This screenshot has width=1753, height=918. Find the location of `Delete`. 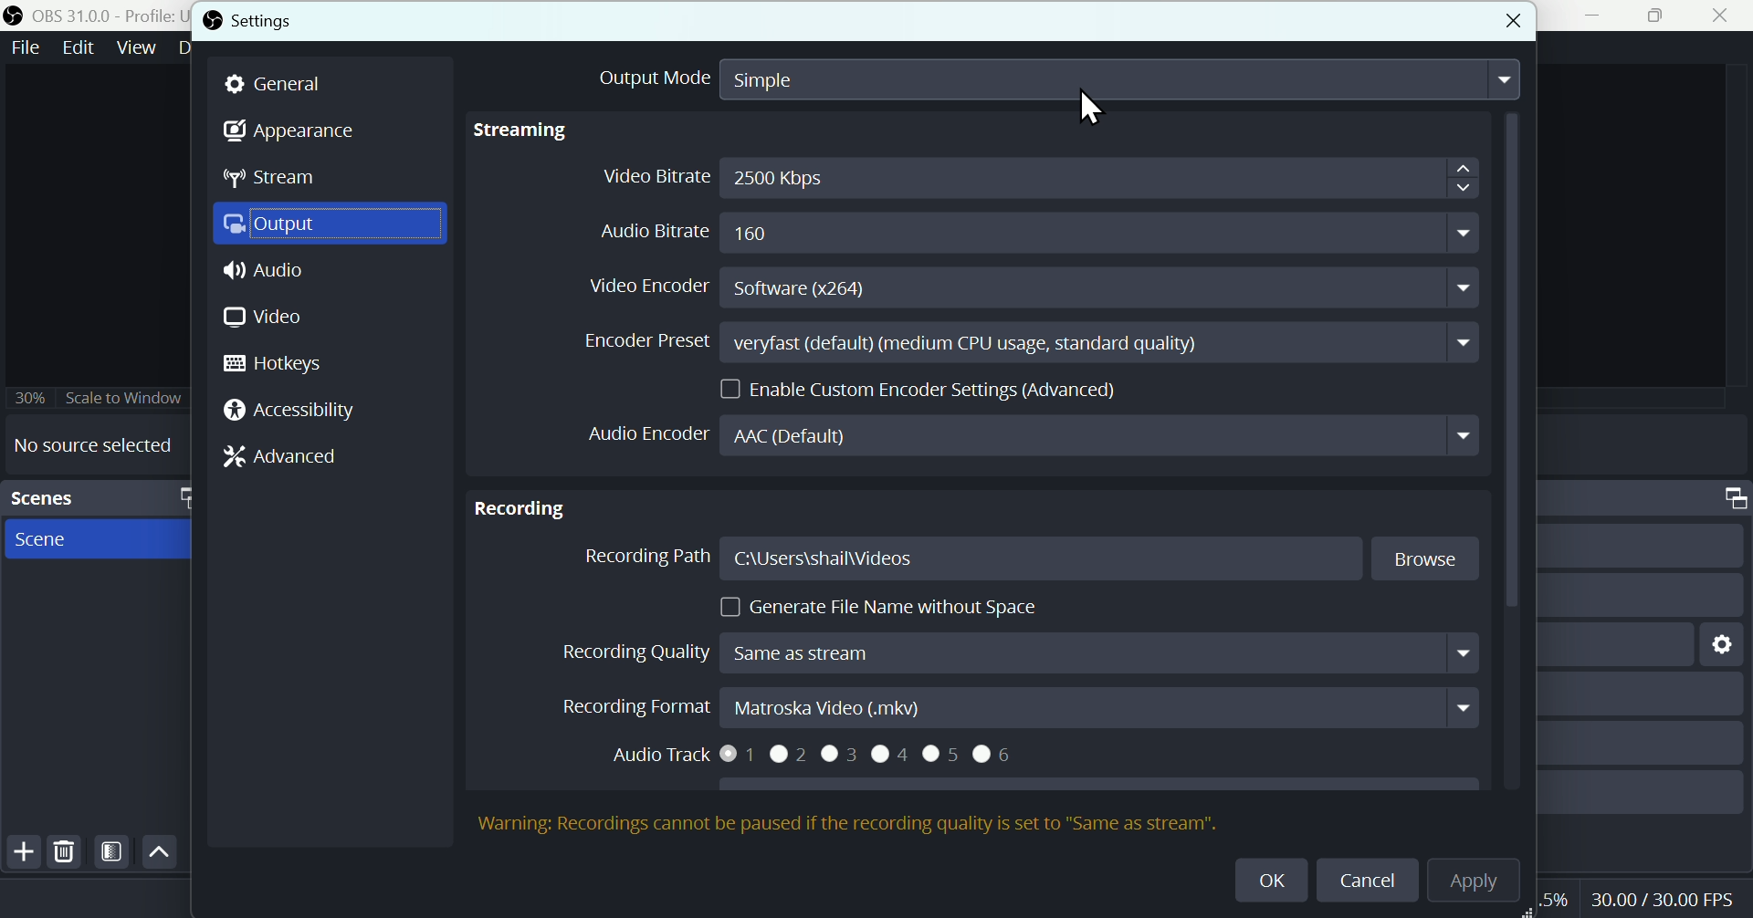

Delete is located at coordinates (67, 850).